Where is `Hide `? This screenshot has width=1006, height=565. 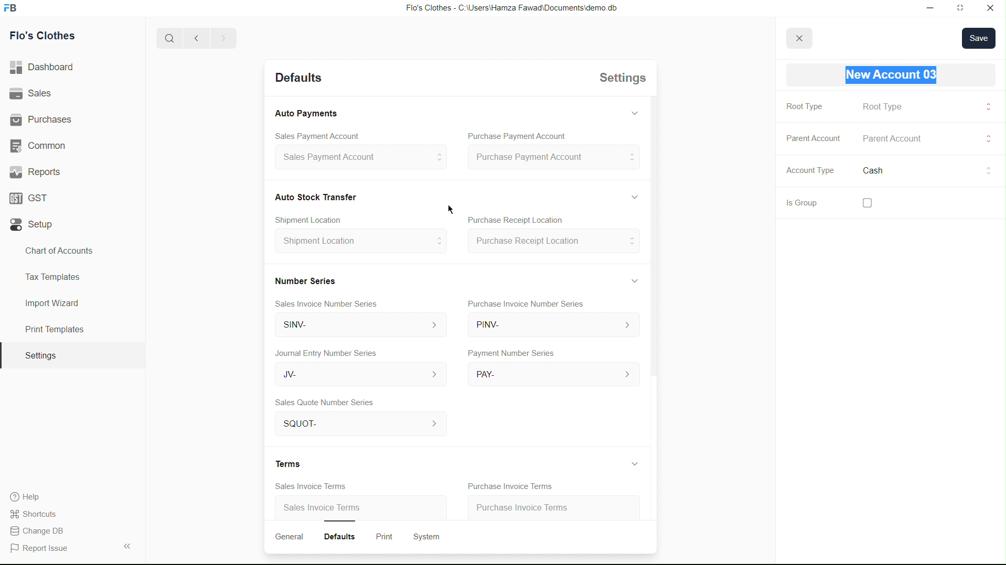
Hide  is located at coordinates (634, 112).